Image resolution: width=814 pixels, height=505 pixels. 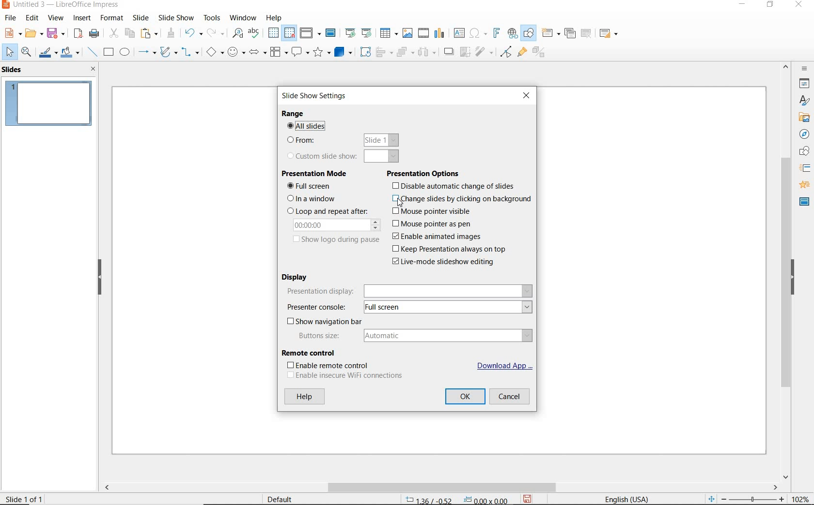 What do you see at coordinates (242, 17) in the screenshot?
I see `WINDOW` at bounding box center [242, 17].